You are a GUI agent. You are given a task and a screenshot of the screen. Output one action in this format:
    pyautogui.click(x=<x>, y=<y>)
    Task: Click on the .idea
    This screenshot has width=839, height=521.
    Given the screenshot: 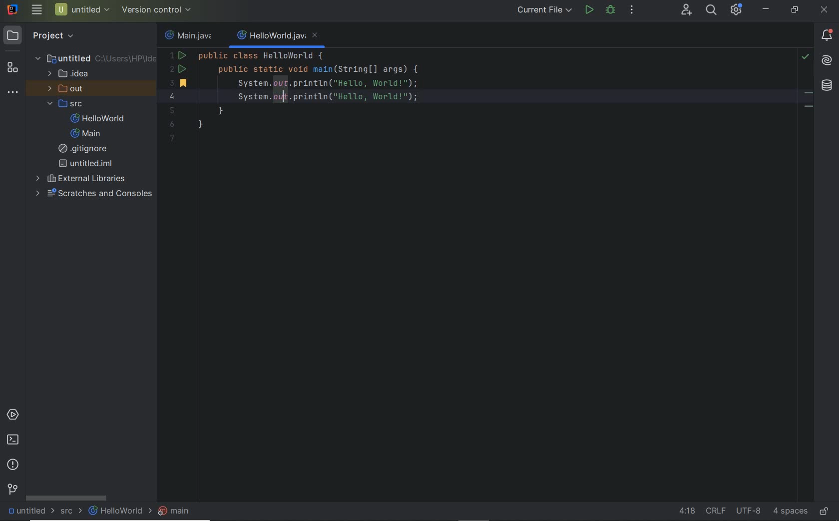 What is the action you would take?
    pyautogui.click(x=69, y=74)
    